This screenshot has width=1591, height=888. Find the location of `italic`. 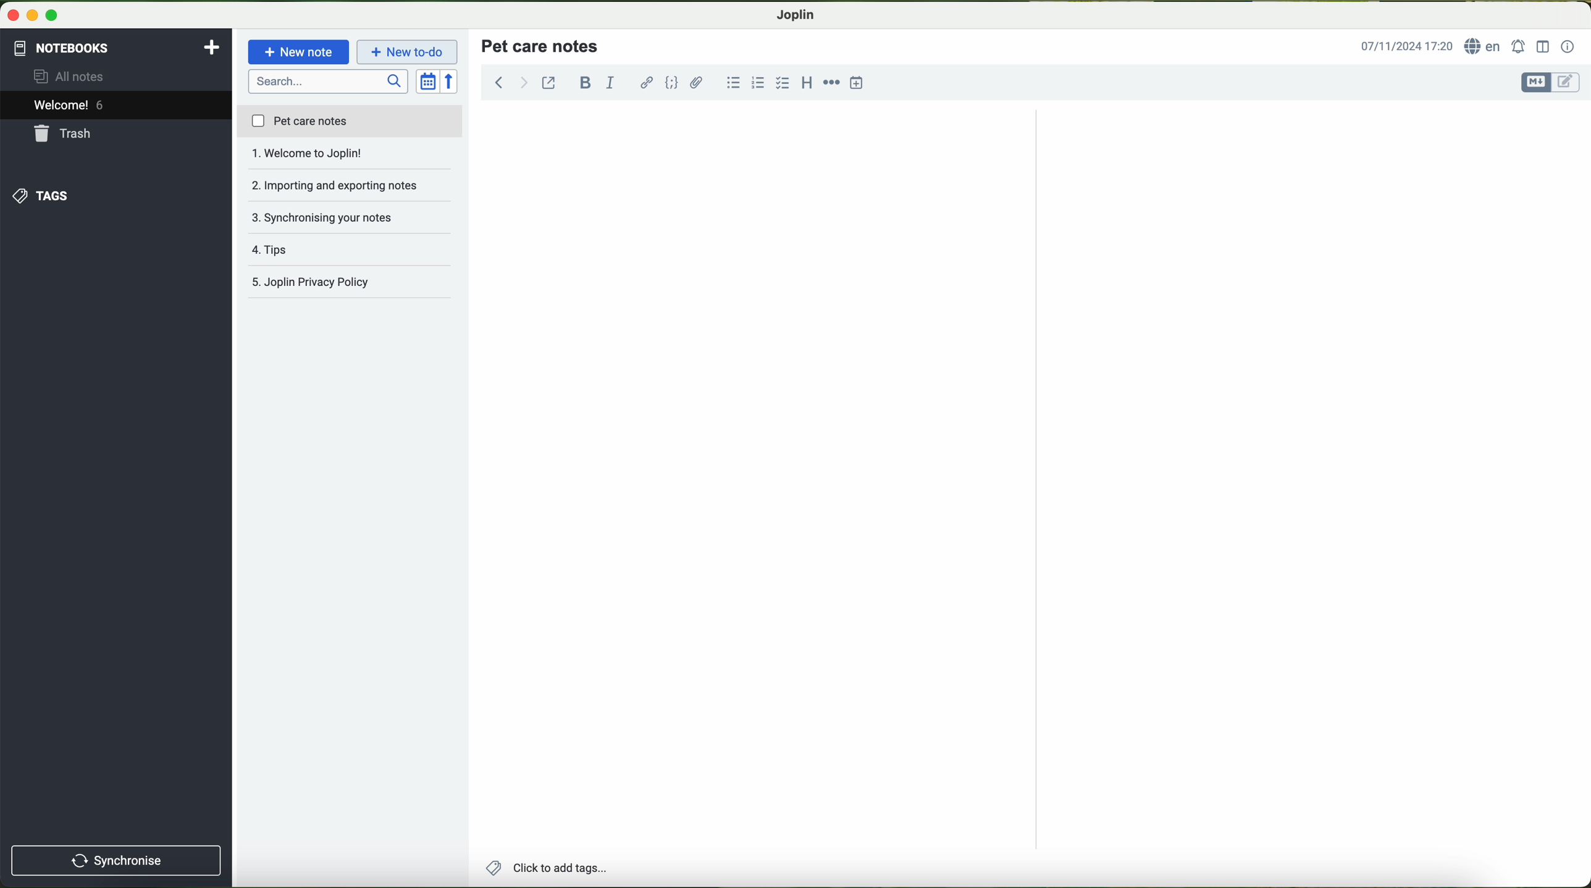

italic is located at coordinates (608, 83).